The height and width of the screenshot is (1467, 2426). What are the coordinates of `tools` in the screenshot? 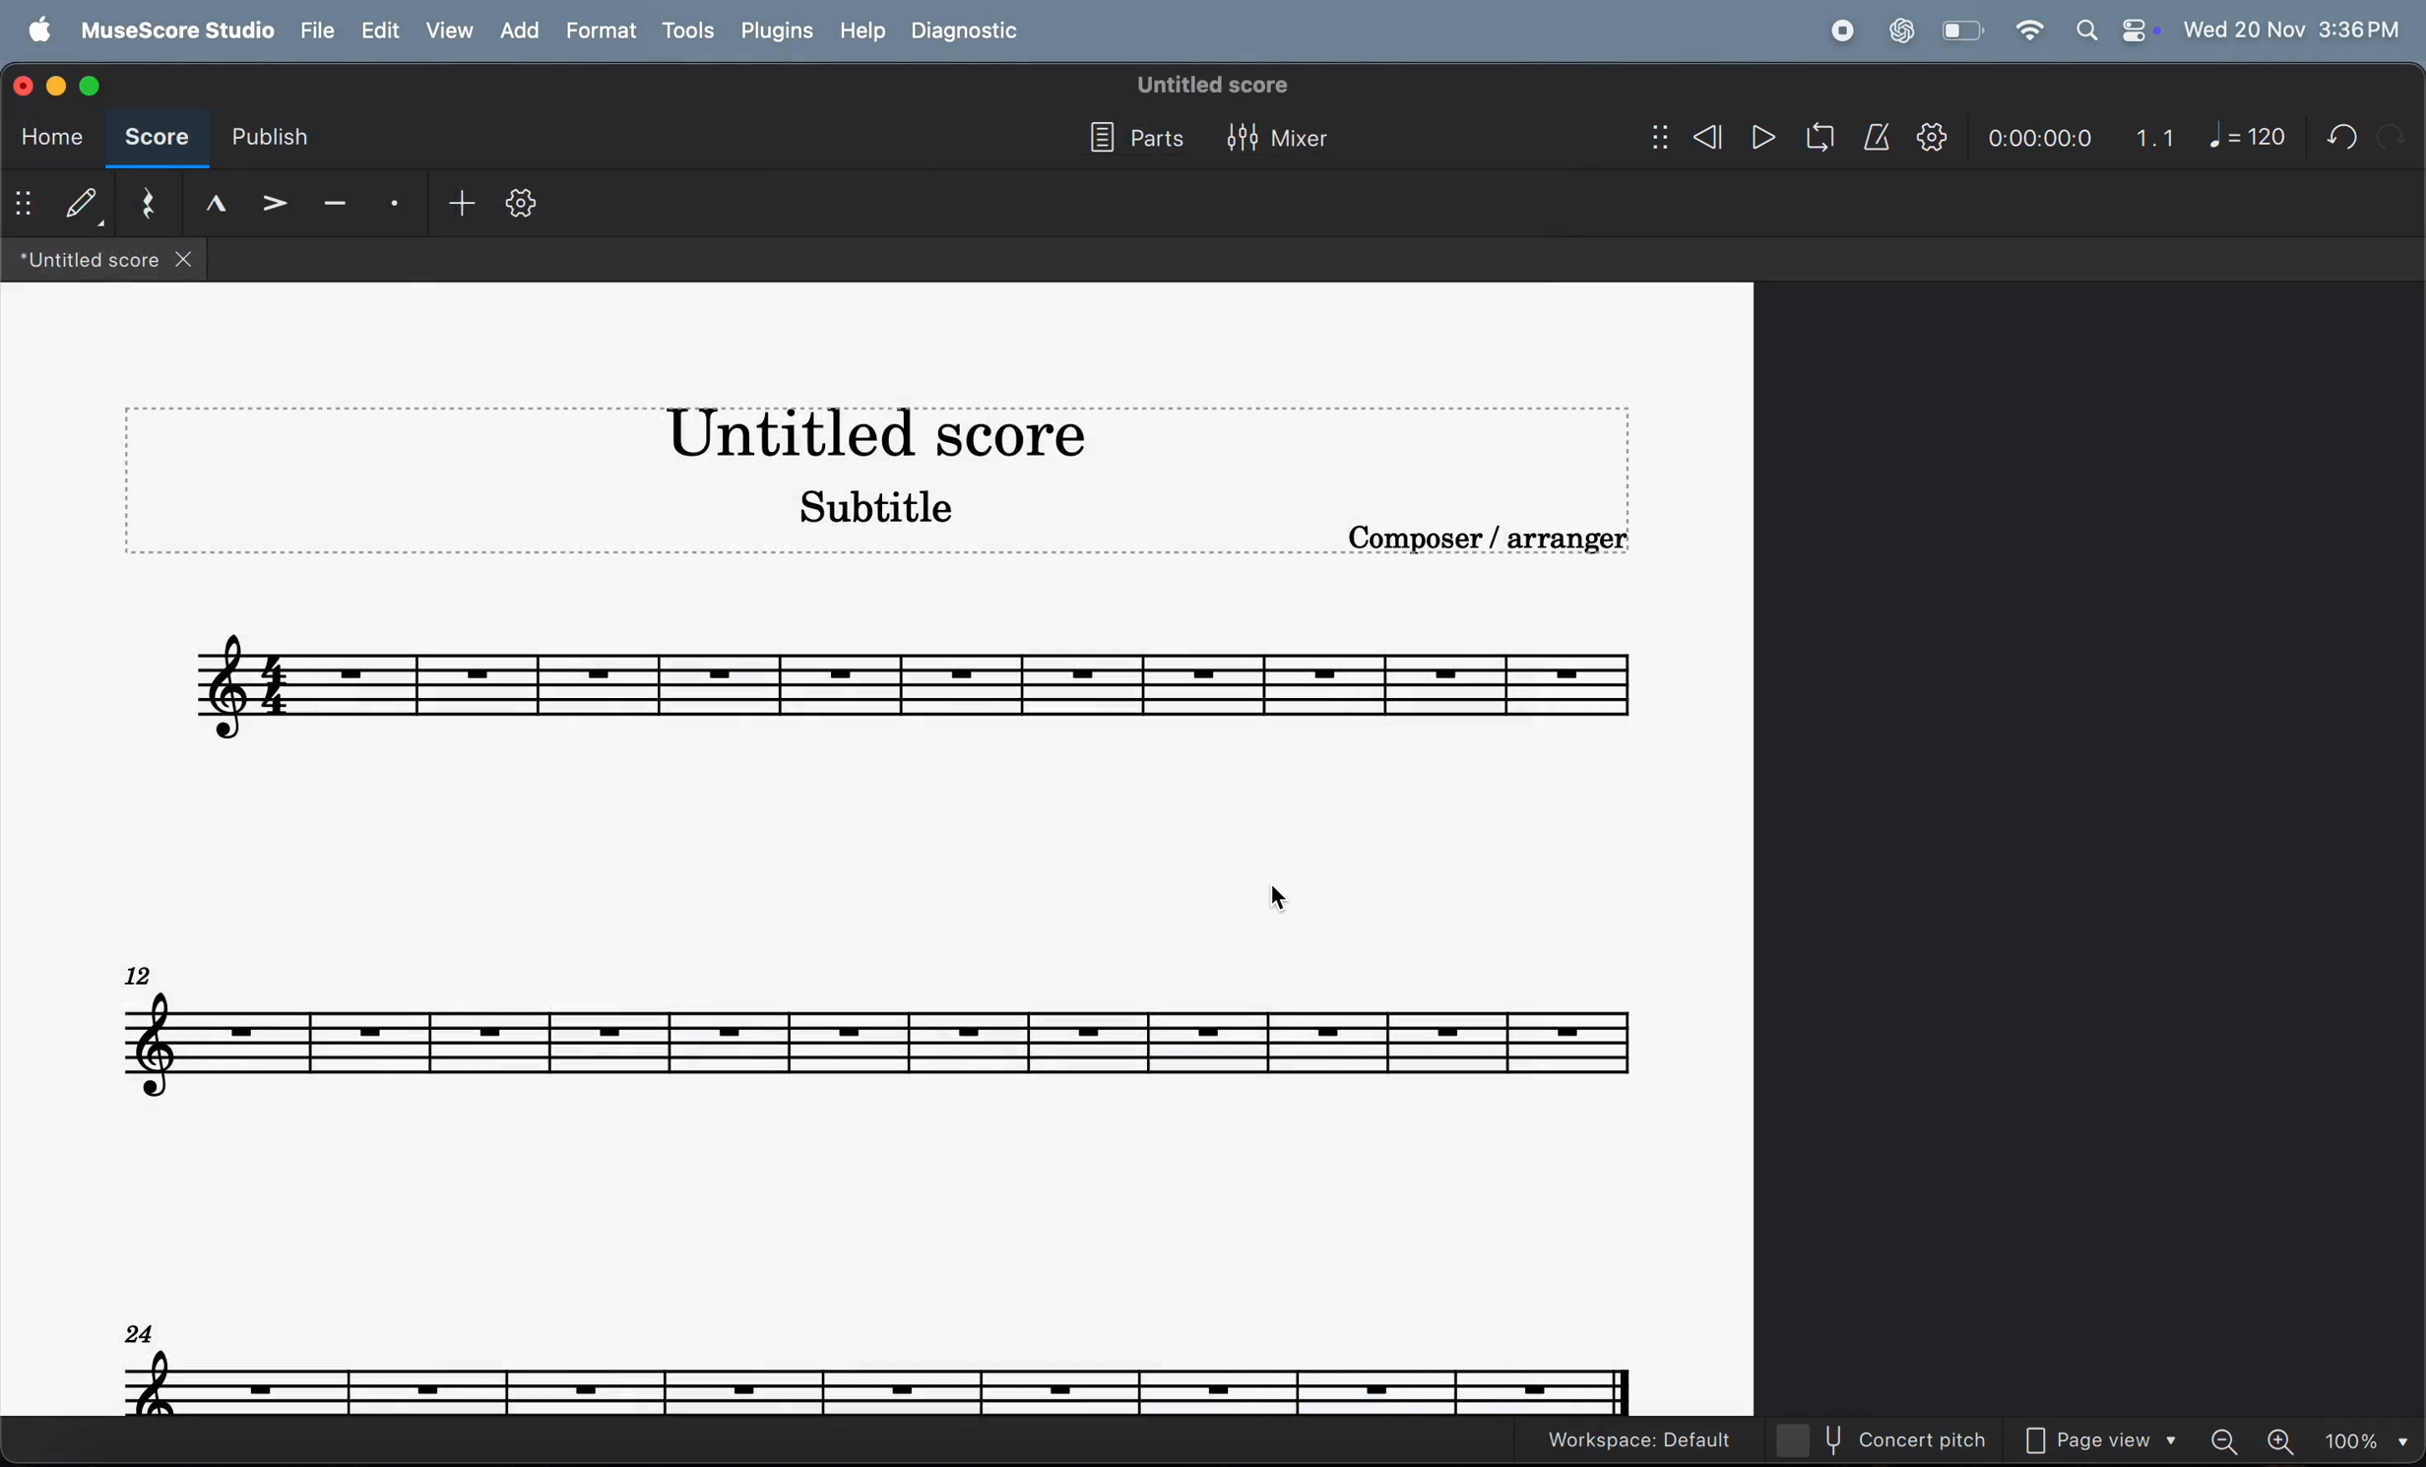 It's located at (687, 32).